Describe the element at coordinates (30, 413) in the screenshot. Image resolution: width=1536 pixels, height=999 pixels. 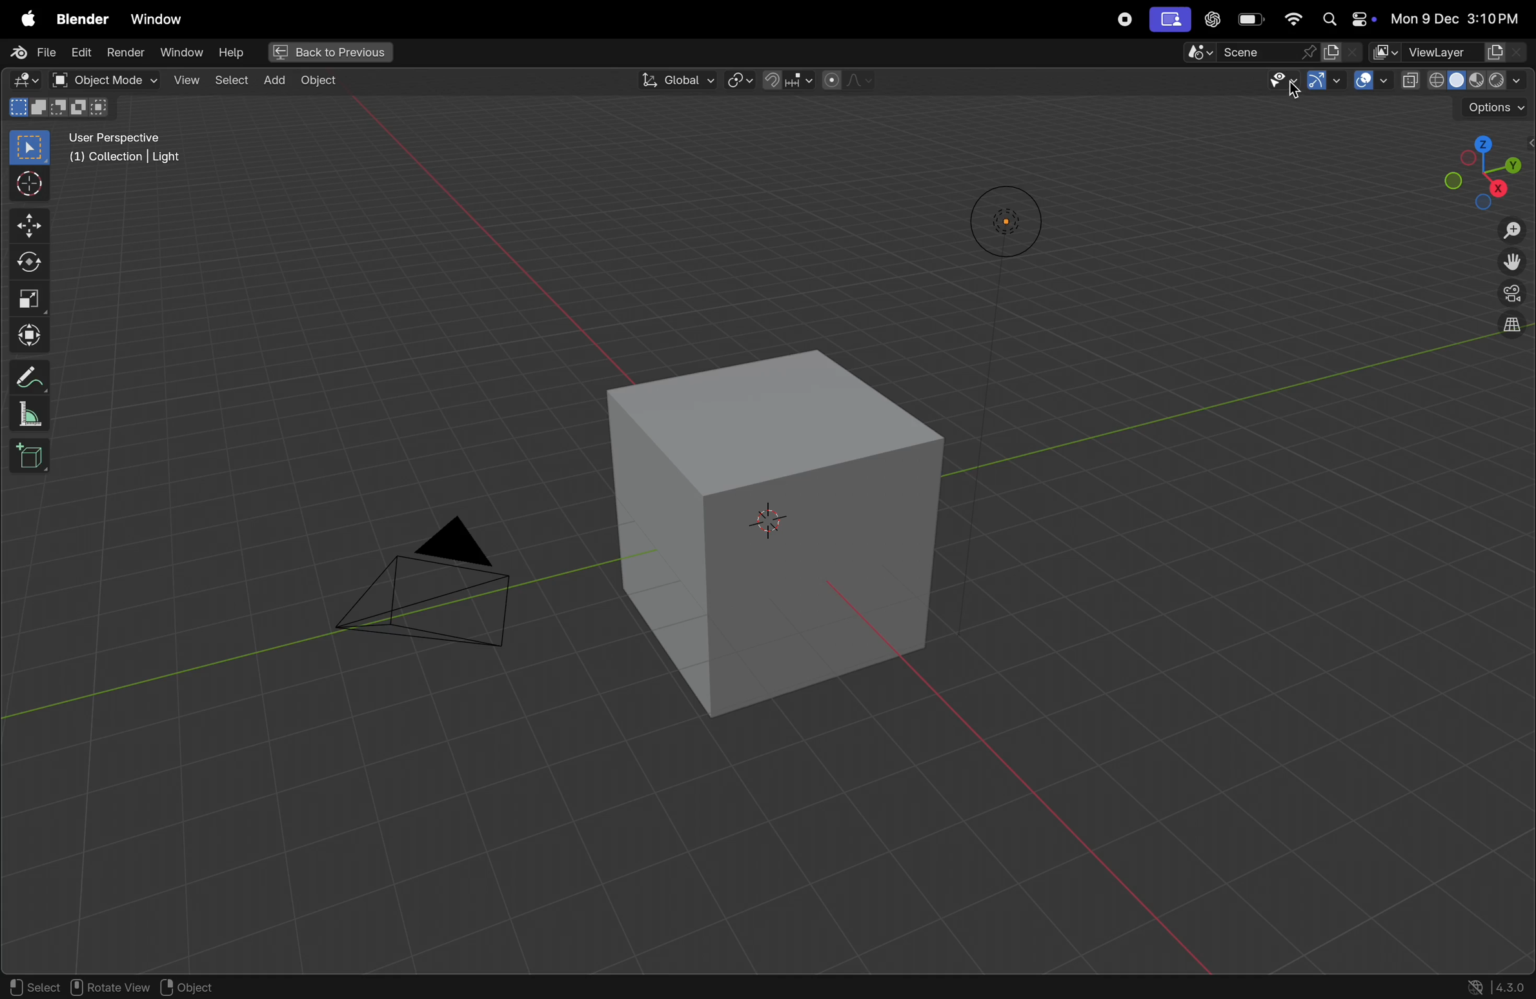
I see `scale` at that location.